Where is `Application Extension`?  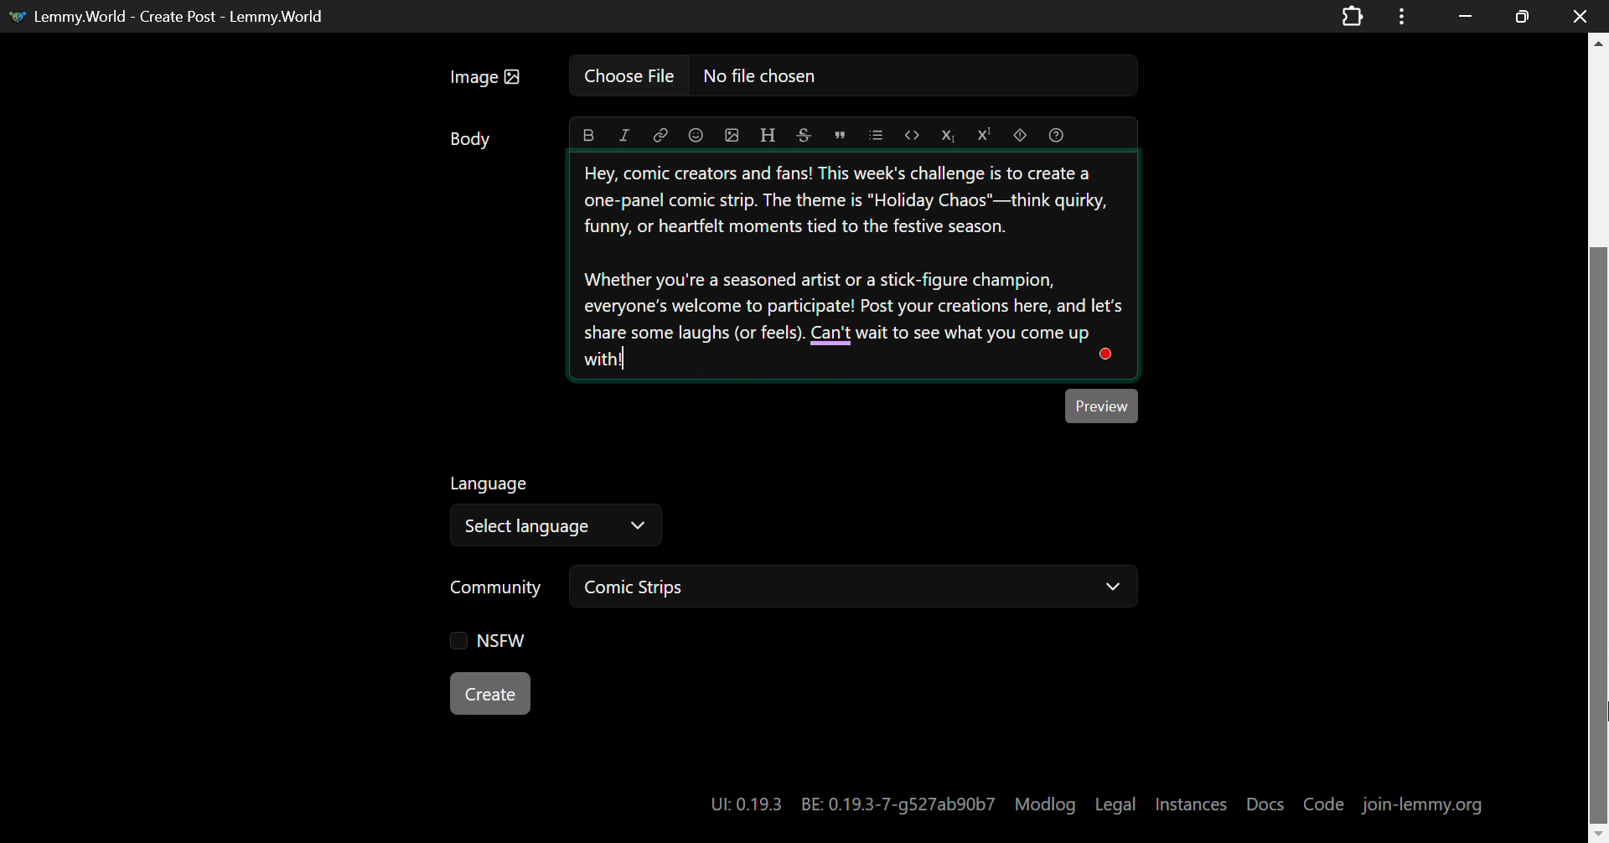
Application Extension is located at coordinates (1356, 14).